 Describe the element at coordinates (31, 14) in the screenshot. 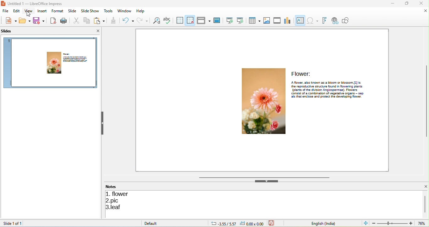

I see `cursor` at that location.